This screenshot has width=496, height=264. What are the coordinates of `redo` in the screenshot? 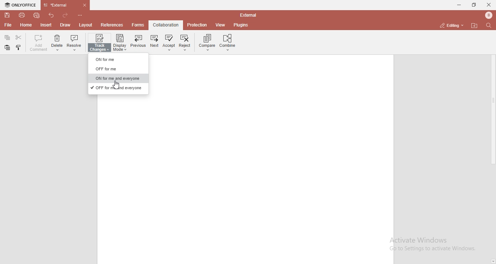 It's located at (65, 15).